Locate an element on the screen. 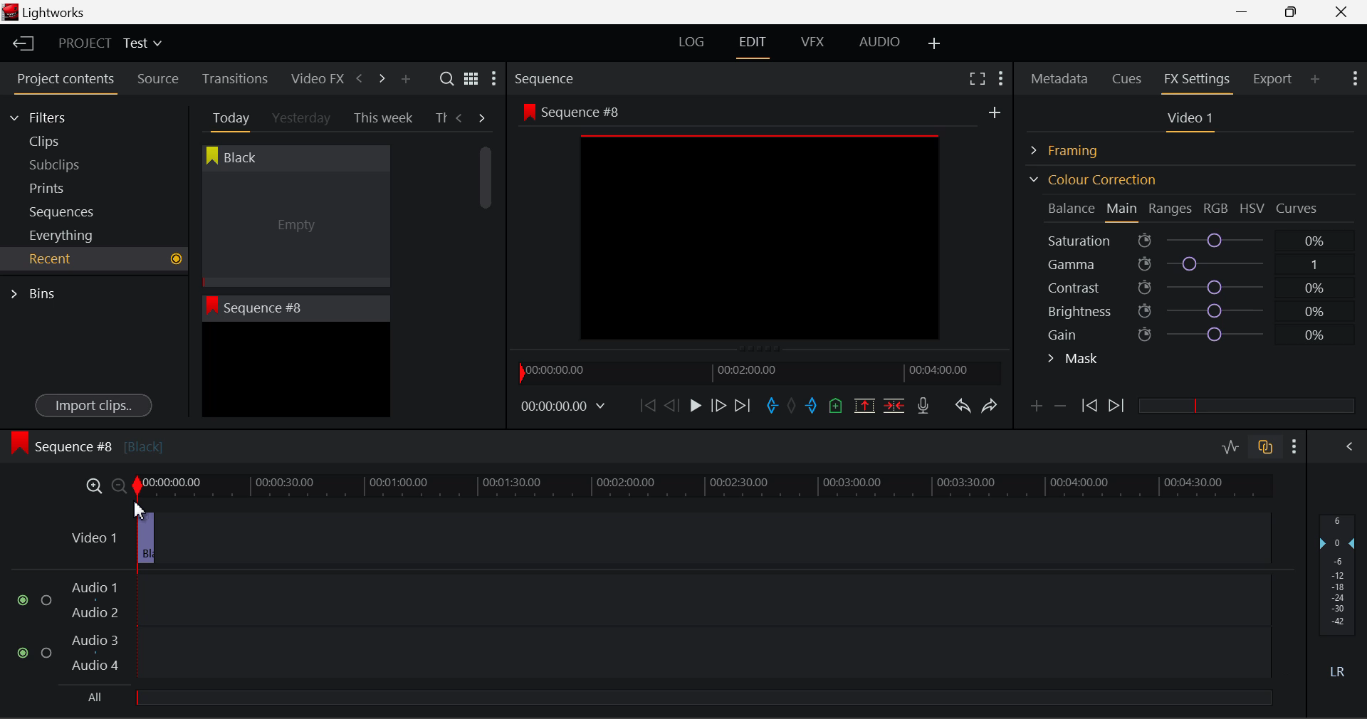 Image resolution: width=1367 pixels, height=719 pixels. Show Settings is located at coordinates (1295, 446).